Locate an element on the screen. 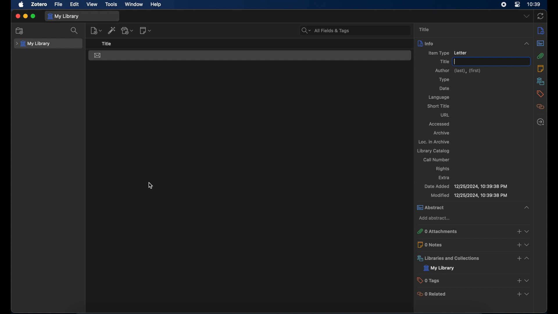 Image resolution: width=558 pixels, height=314 pixels. info is located at coordinates (541, 31).